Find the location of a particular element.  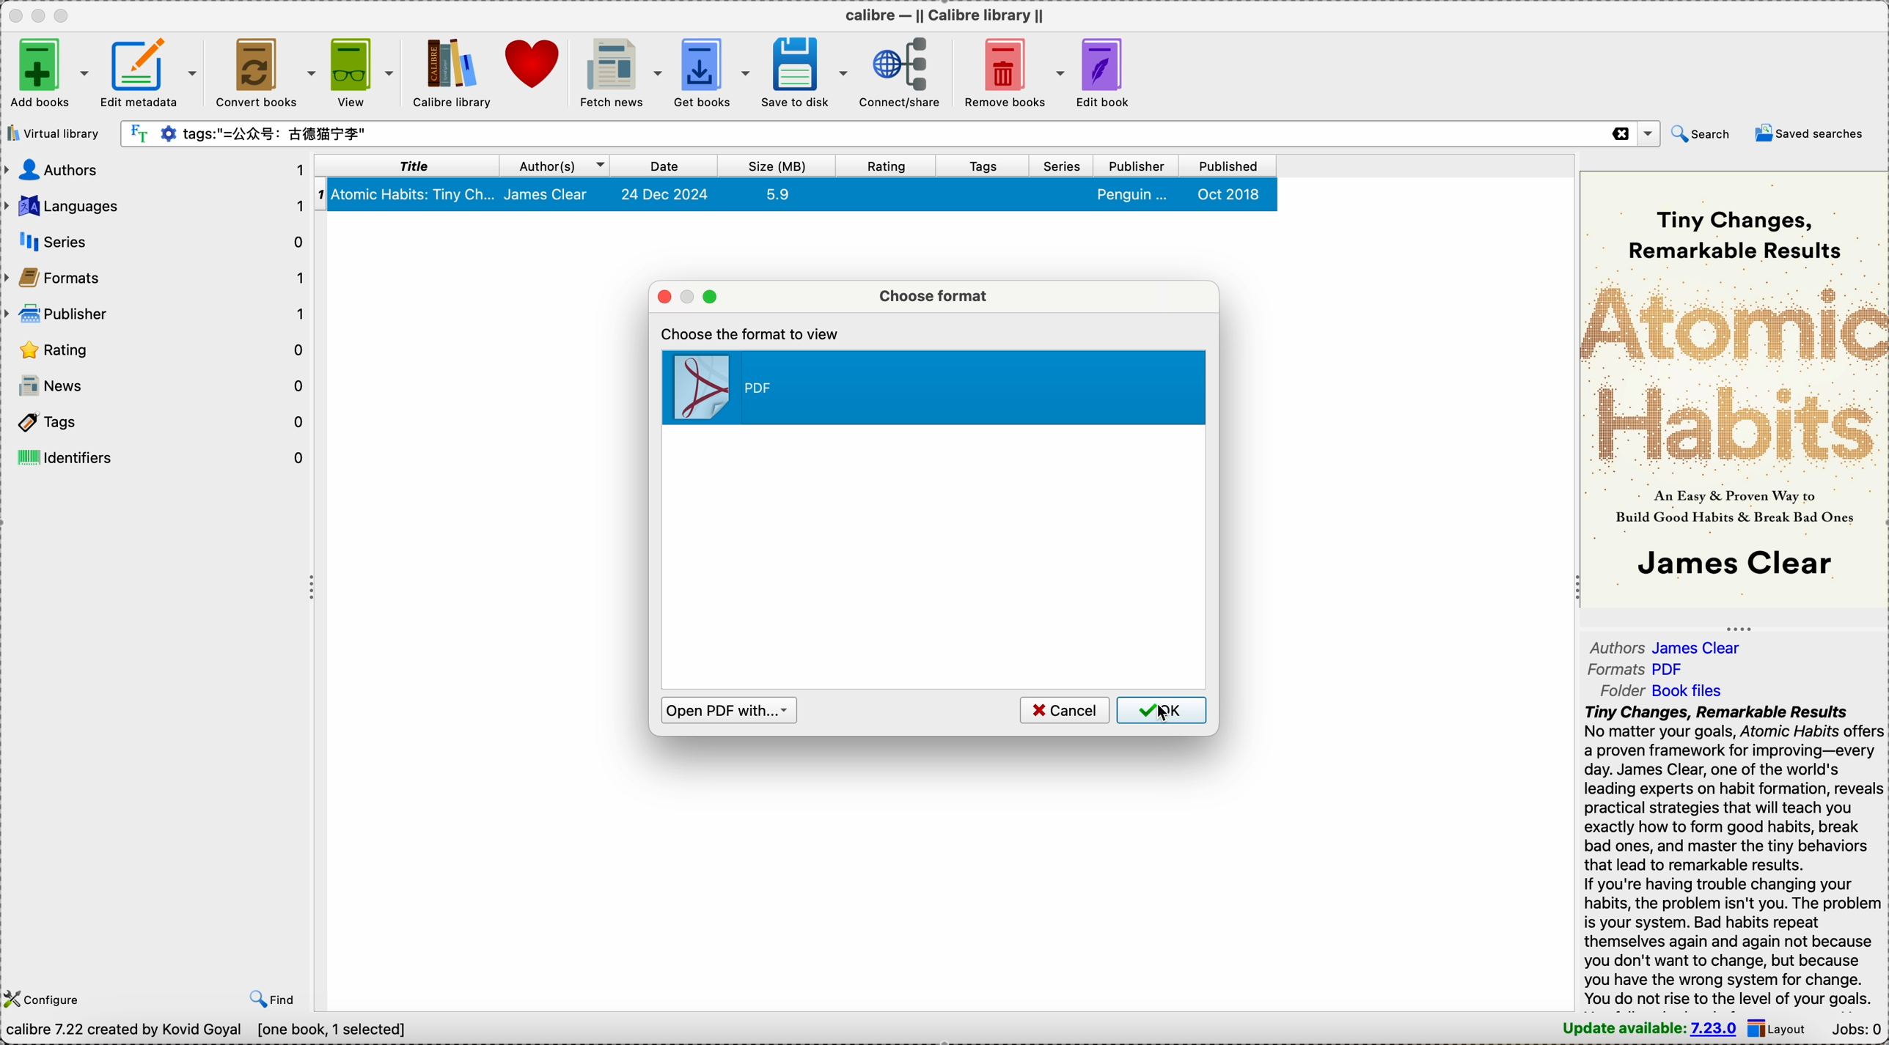

tags is located at coordinates (985, 165).